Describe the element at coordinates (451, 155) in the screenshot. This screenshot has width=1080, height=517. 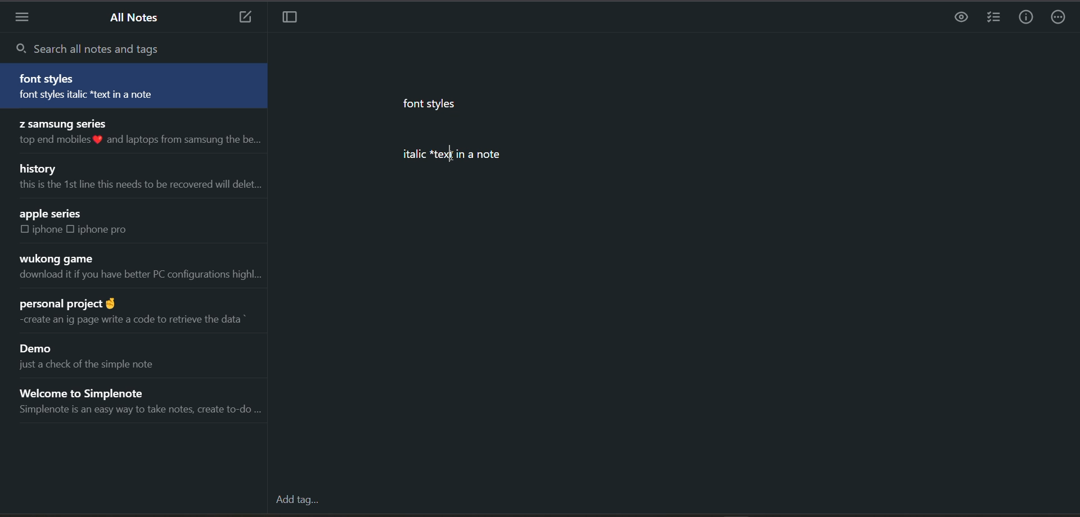
I see `cursor` at that location.